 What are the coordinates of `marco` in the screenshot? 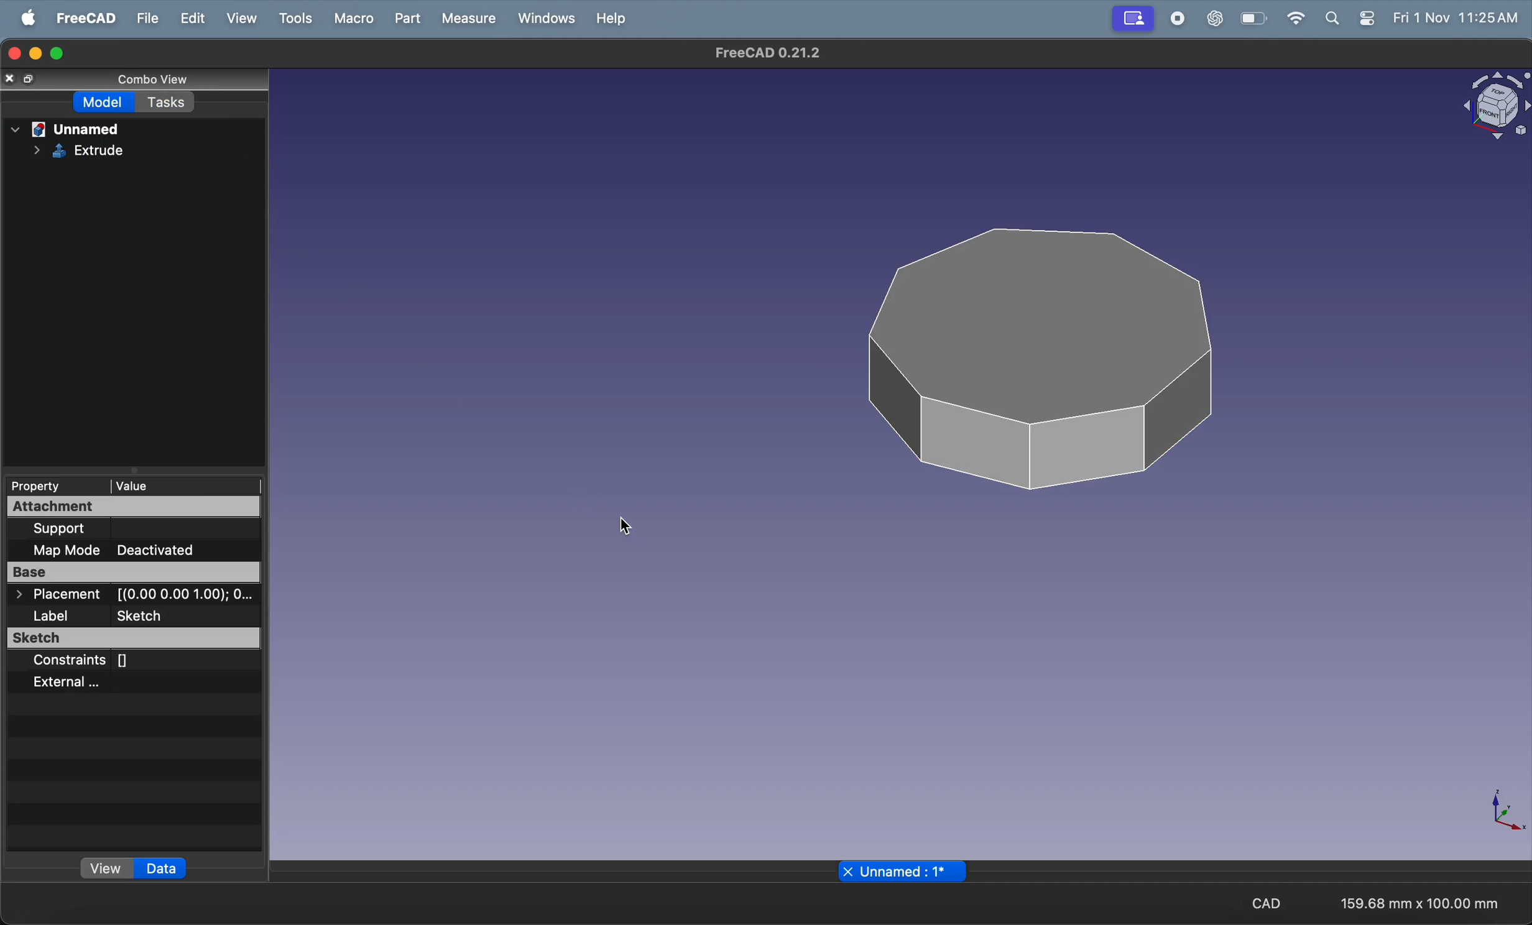 It's located at (353, 19).